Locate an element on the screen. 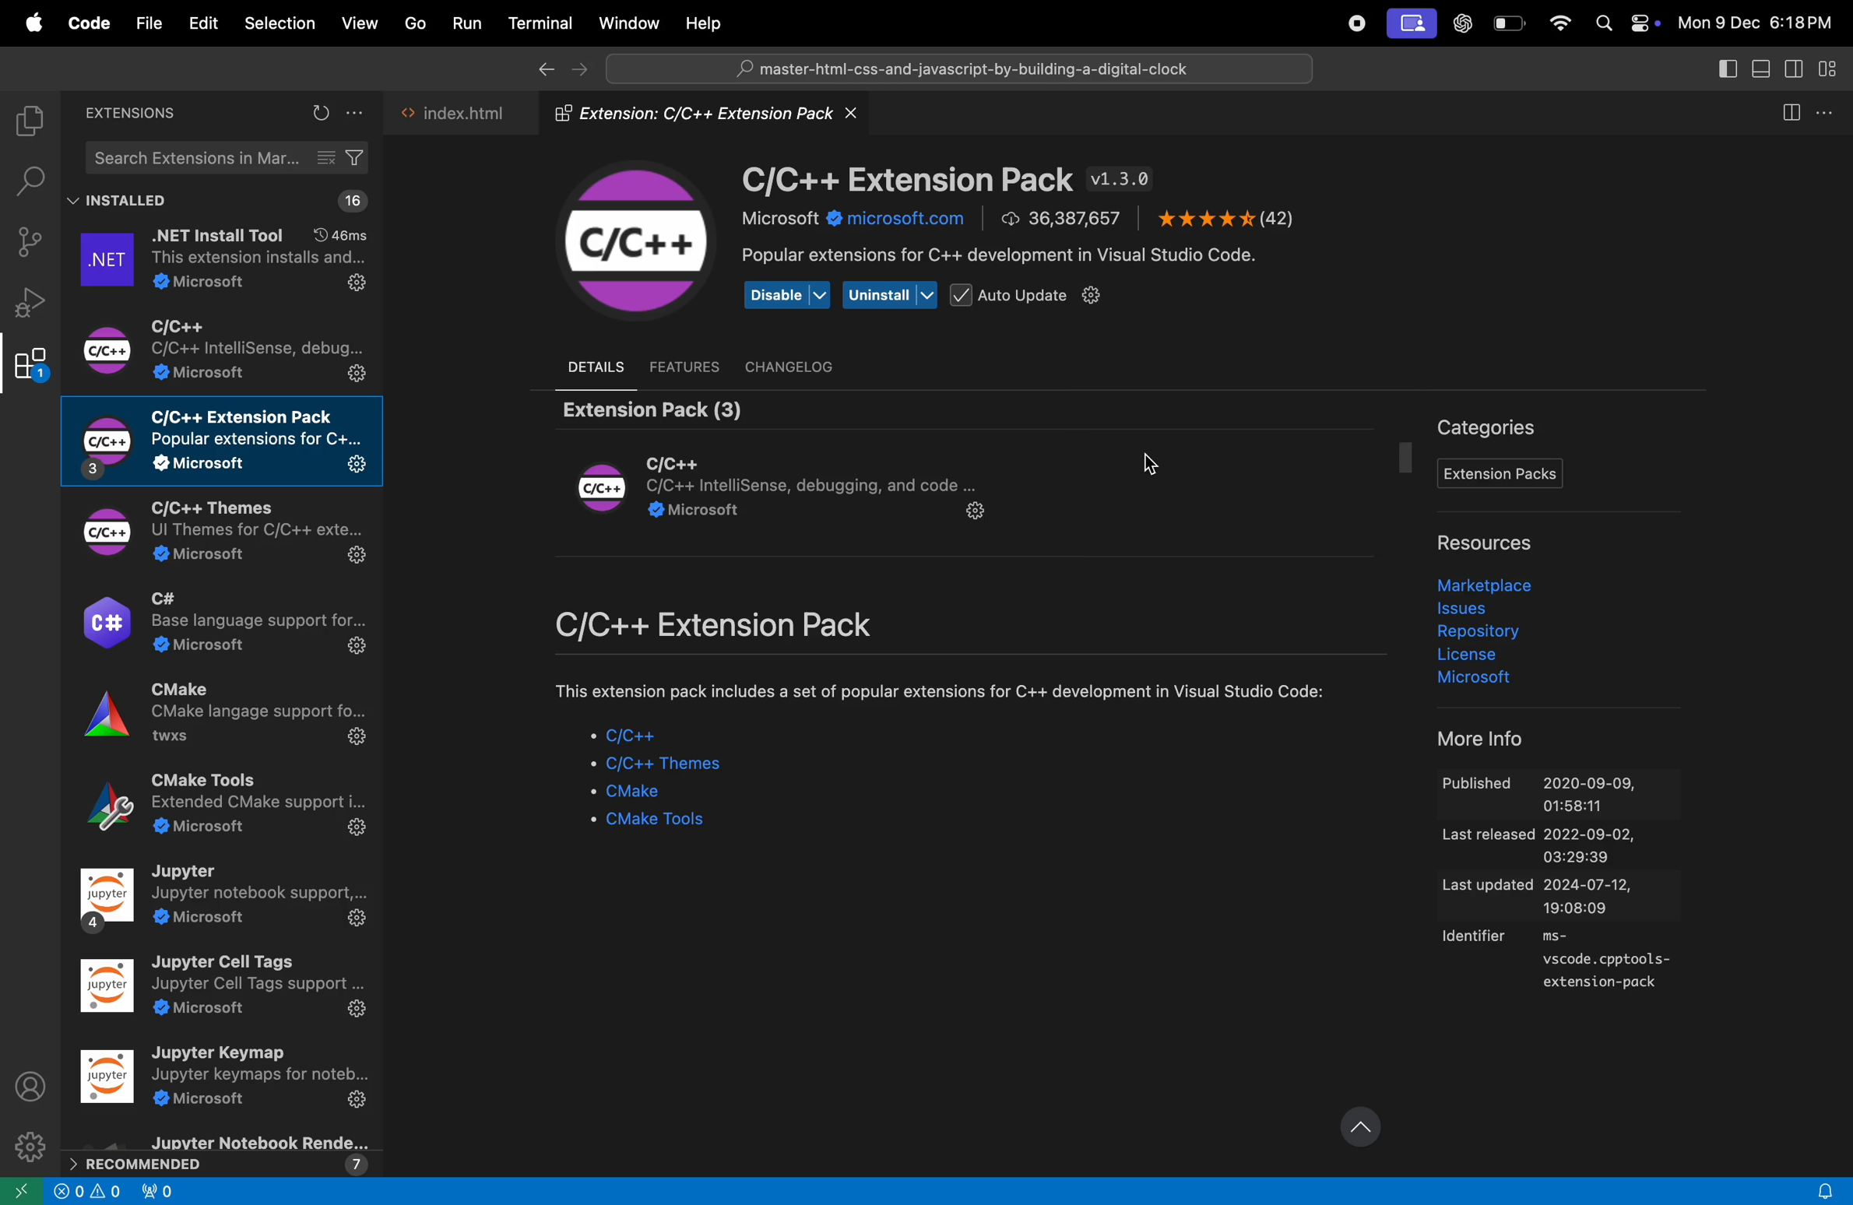  Terminal is located at coordinates (538, 25).